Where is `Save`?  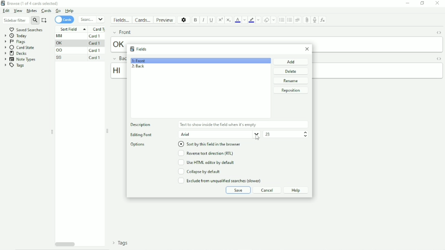
Save is located at coordinates (238, 190).